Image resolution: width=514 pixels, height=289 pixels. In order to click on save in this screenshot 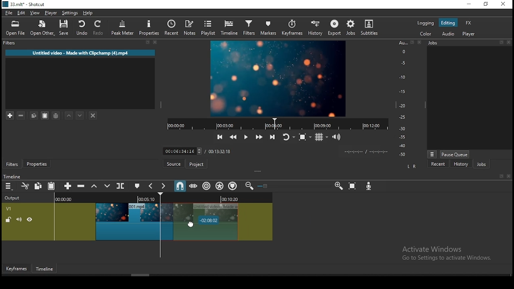, I will do `click(65, 29)`.